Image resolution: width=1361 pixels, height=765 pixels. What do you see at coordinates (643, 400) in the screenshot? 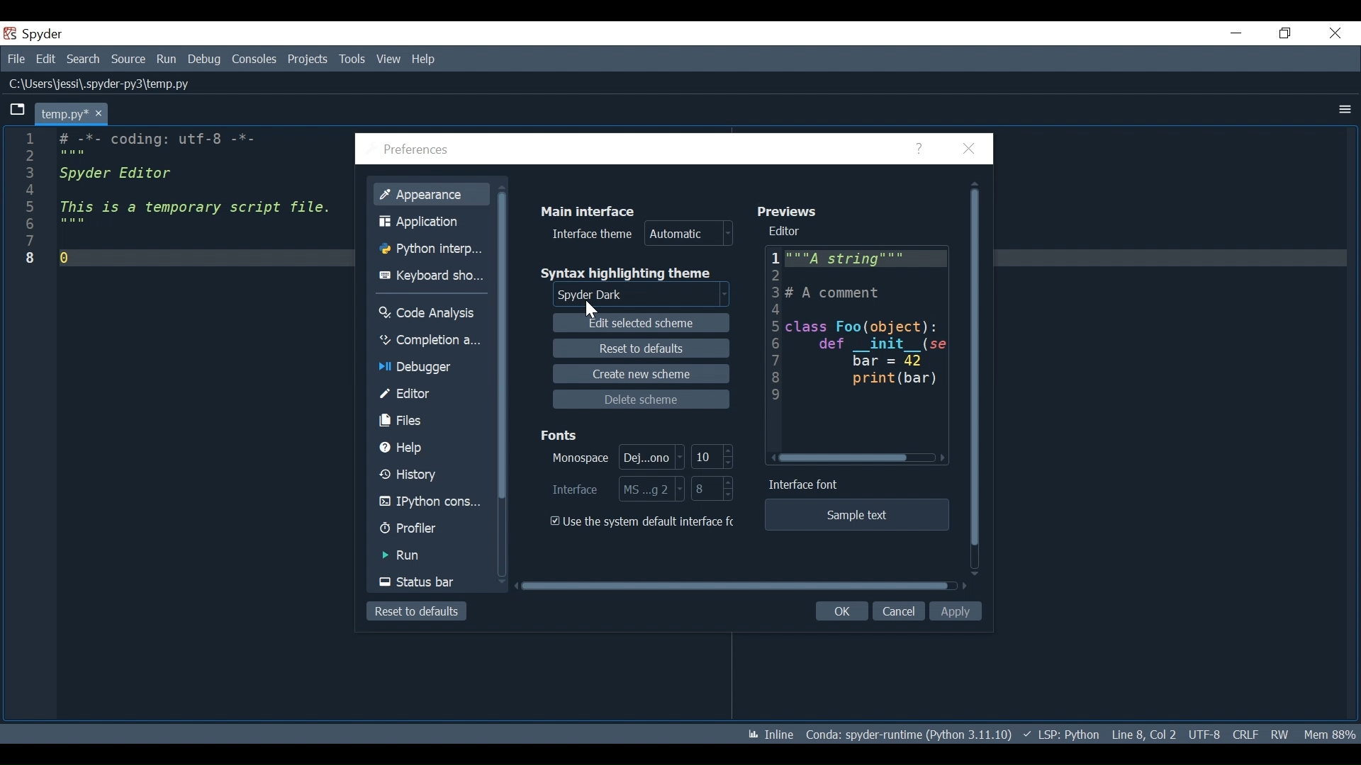
I see `Delete Scheme` at bounding box center [643, 400].